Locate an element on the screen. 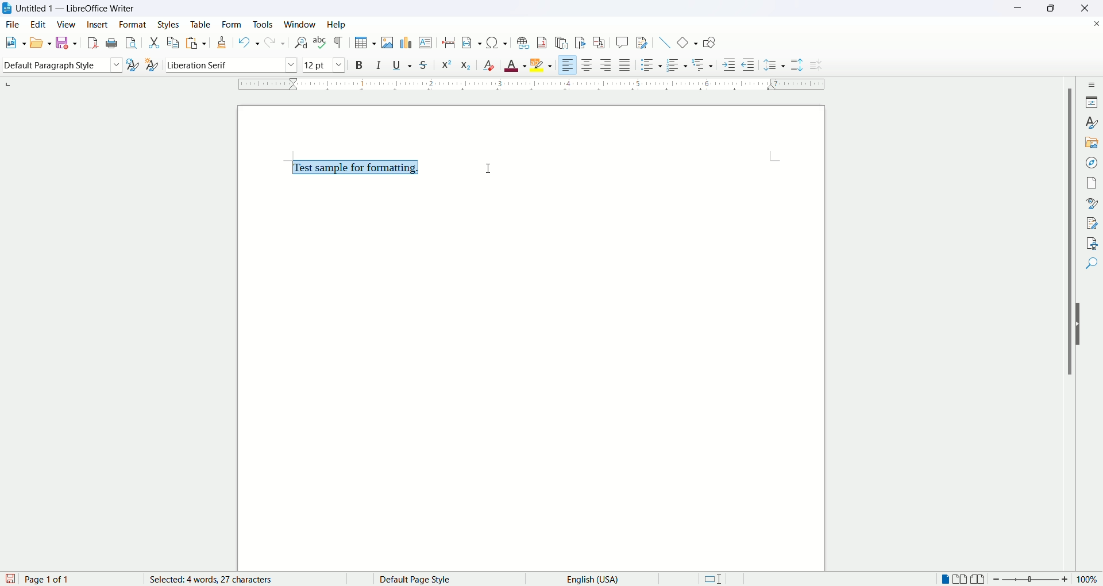 This screenshot has height=586, width=1103. font color is located at coordinates (516, 67).